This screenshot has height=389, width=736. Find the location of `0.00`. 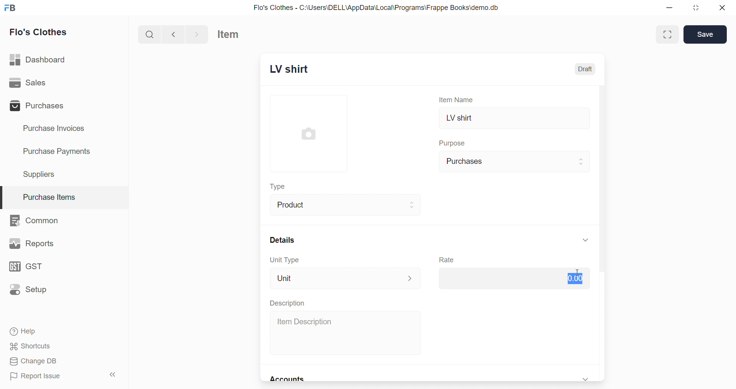

0.00 is located at coordinates (511, 280).